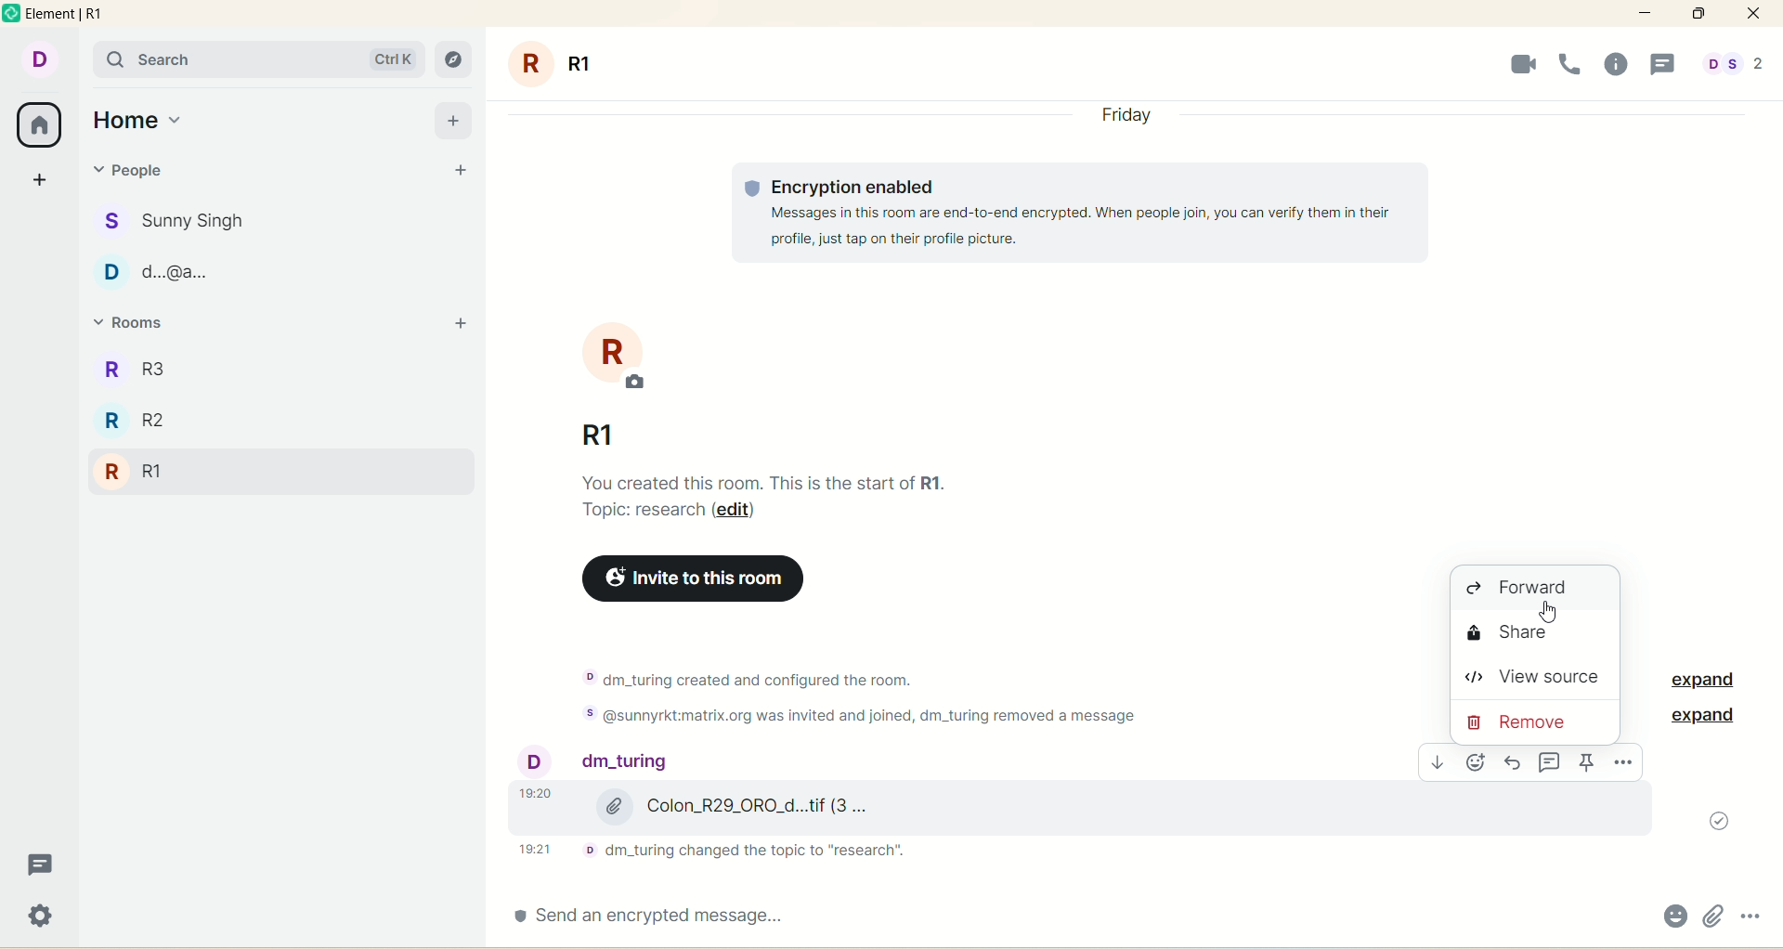  I want to click on poeple, so click(173, 276).